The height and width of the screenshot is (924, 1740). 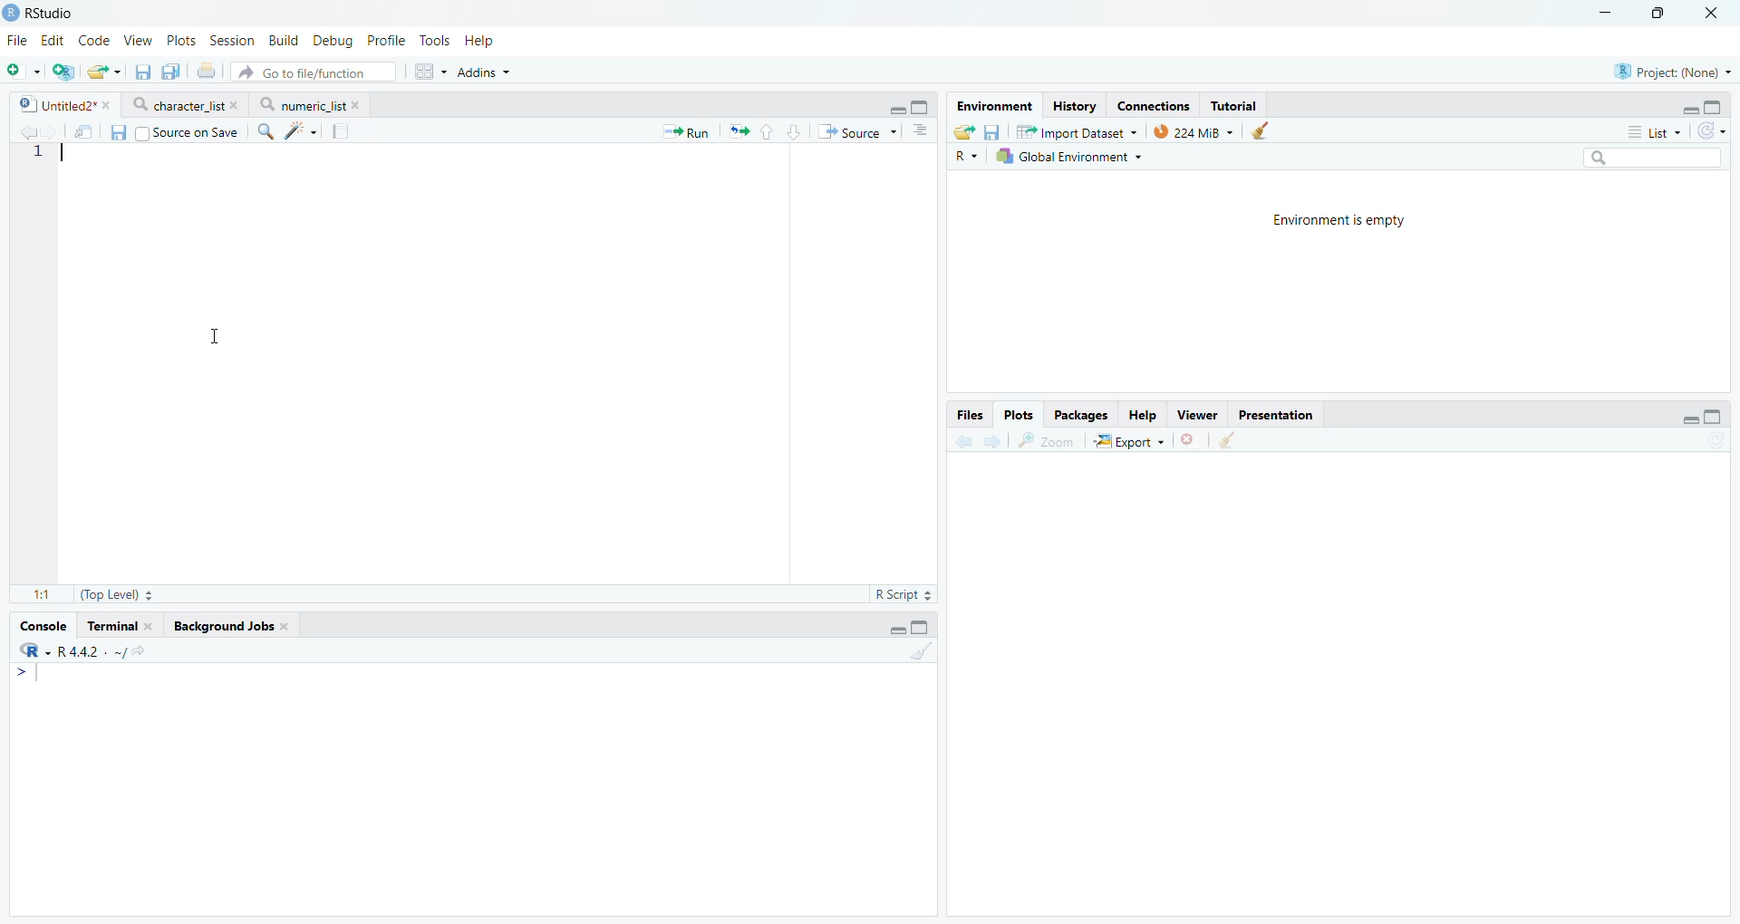 What do you see at coordinates (82, 650) in the screenshot?
I see `R 4.4.2- ~/` at bounding box center [82, 650].